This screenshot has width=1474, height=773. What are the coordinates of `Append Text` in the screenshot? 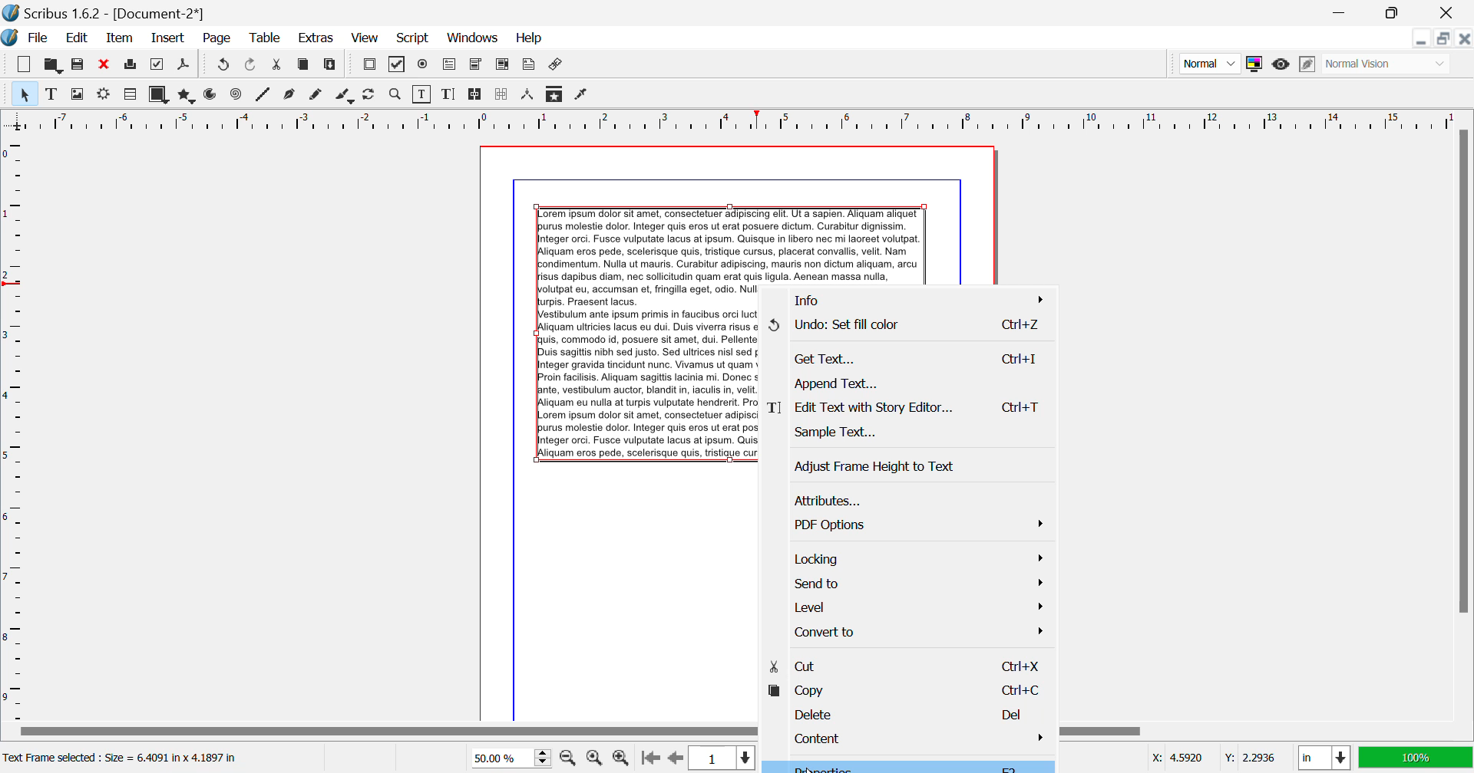 It's located at (909, 382).